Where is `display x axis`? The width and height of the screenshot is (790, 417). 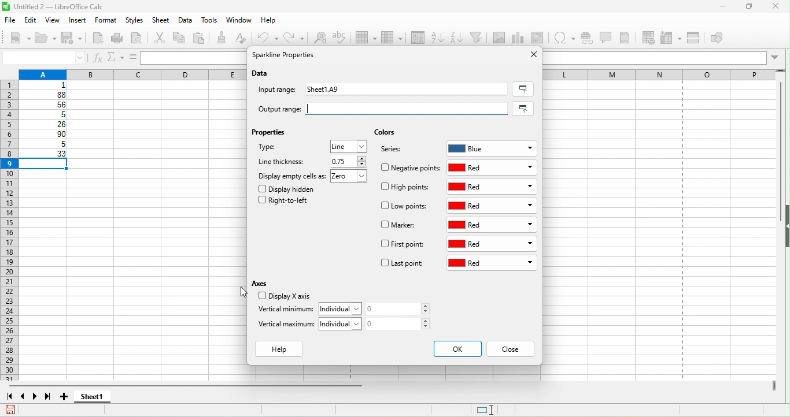
display x axis is located at coordinates (283, 297).